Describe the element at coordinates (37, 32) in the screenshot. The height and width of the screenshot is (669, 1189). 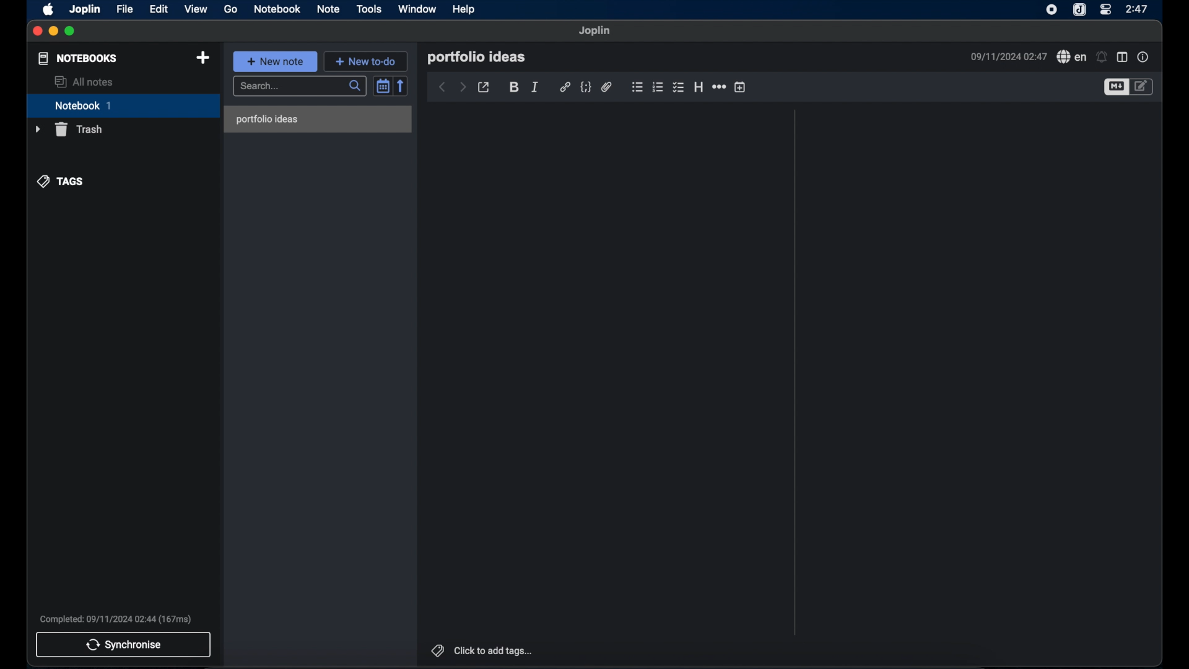
I see `close` at that location.